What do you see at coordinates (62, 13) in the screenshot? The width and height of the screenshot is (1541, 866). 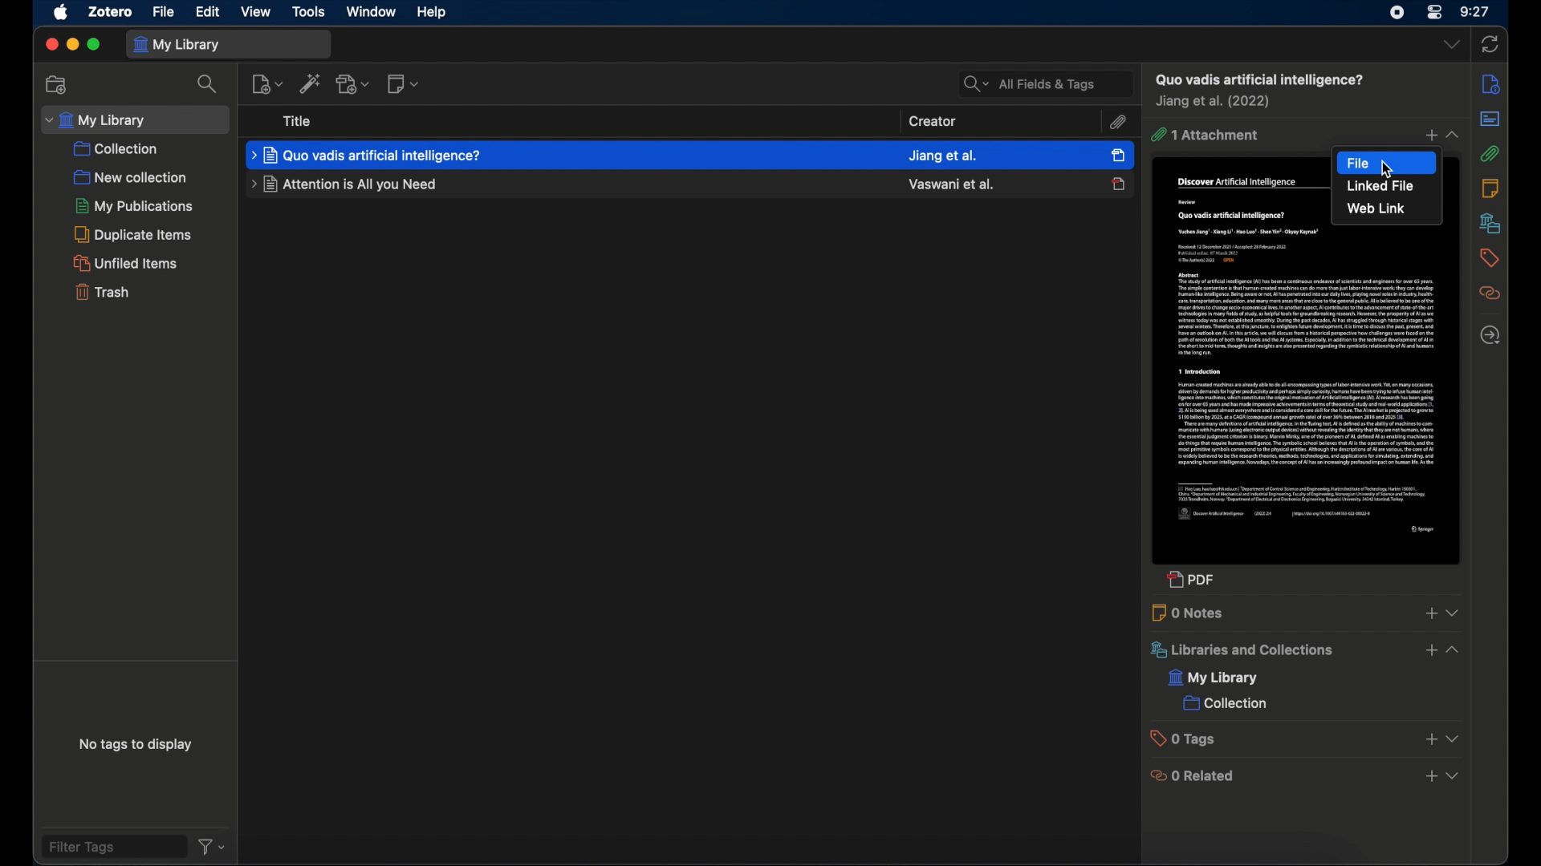 I see `apple icon` at bounding box center [62, 13].